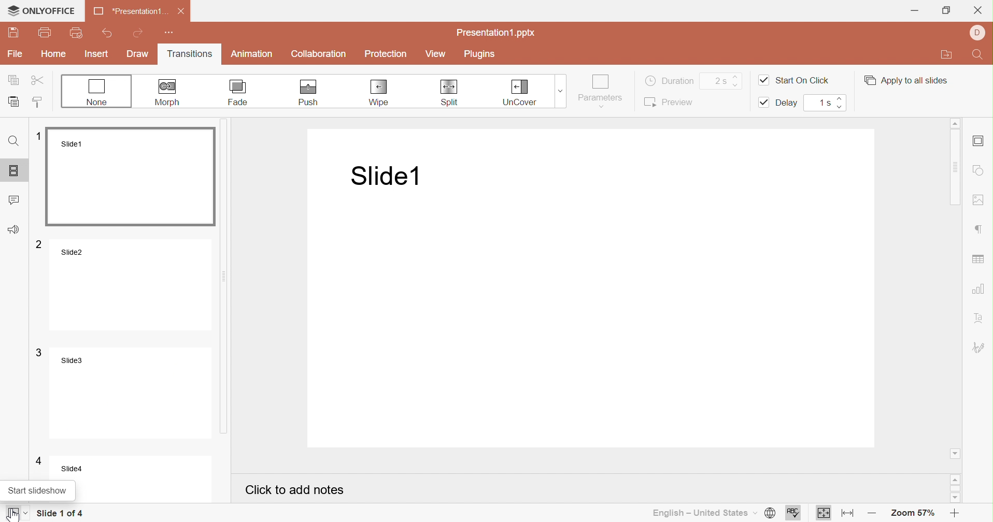 This screenshot has width=993, height=522. What do you see at coordinates (979, 10) in the screenshot?
I see `Close` at bounding box center [979, 10].